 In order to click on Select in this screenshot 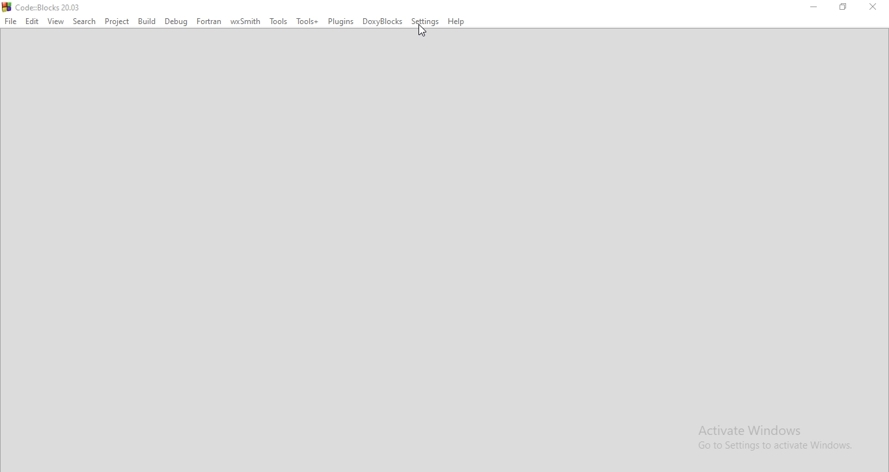, I will do `click(86, 23)`.